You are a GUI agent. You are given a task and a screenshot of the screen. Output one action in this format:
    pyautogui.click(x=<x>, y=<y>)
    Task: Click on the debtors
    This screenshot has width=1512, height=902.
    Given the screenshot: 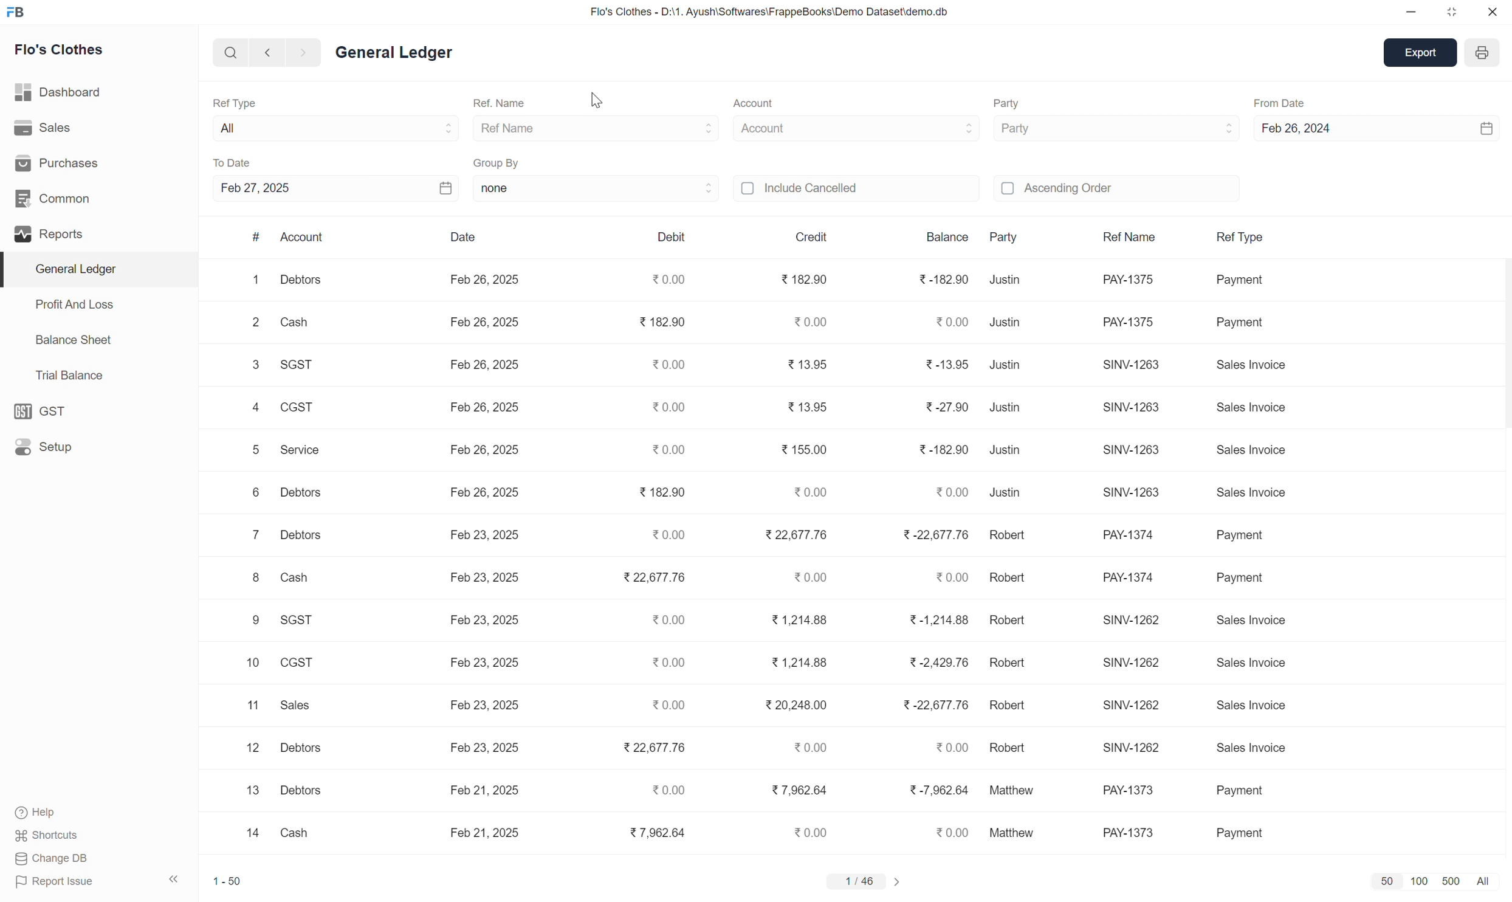 What is the action you would take?
    pyautogui.click(x=301, y=491)
    